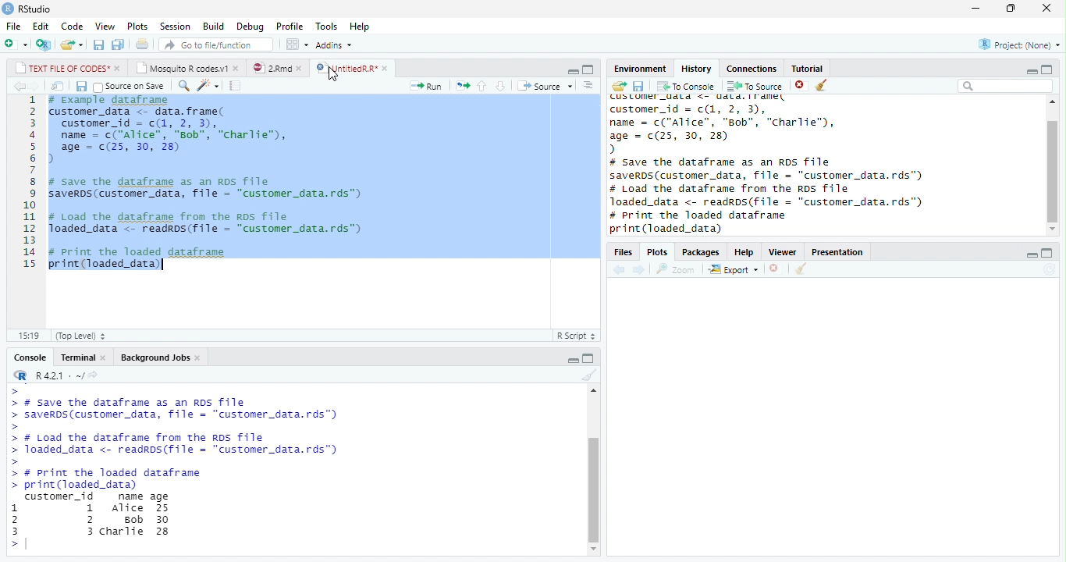 This screenshot has height=562, width=1066. I want to click on age, so click(161, 497).